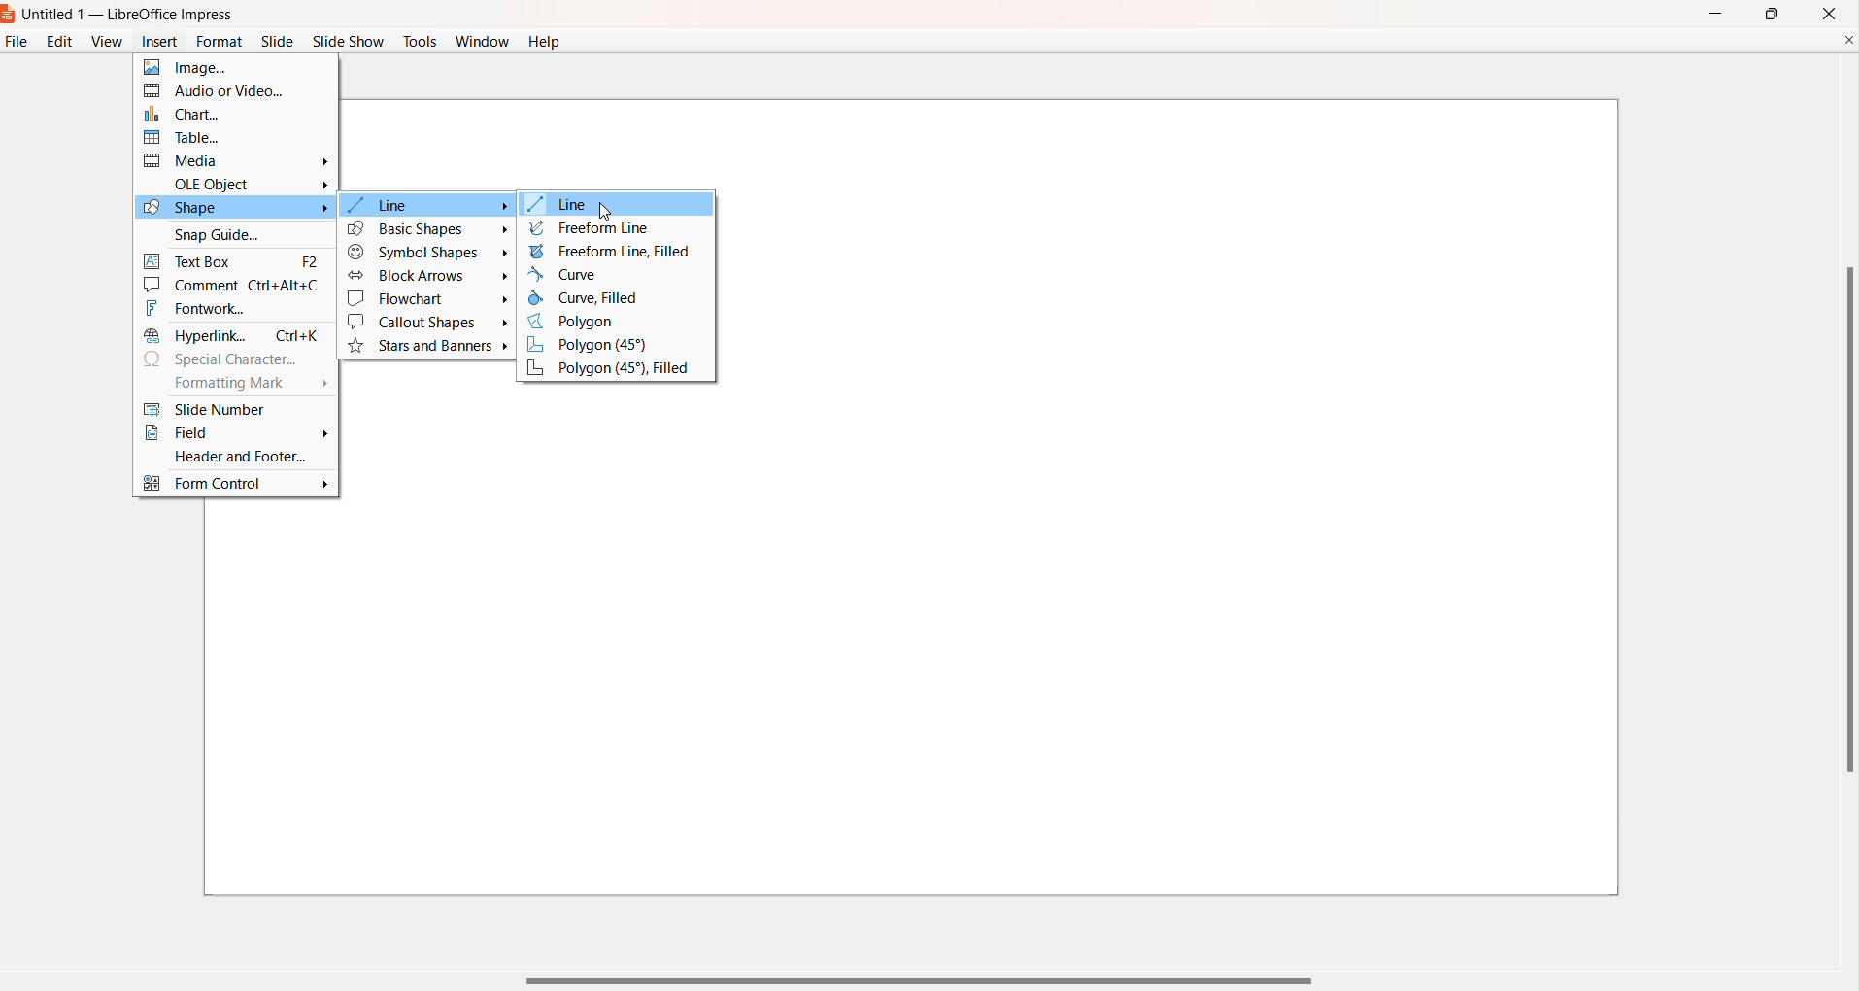 This screenshot has width=1859, height=991. What do you see at coordinates (223, 113) in the screenshot?
I see `Chart` at bounding box center [223, 113].